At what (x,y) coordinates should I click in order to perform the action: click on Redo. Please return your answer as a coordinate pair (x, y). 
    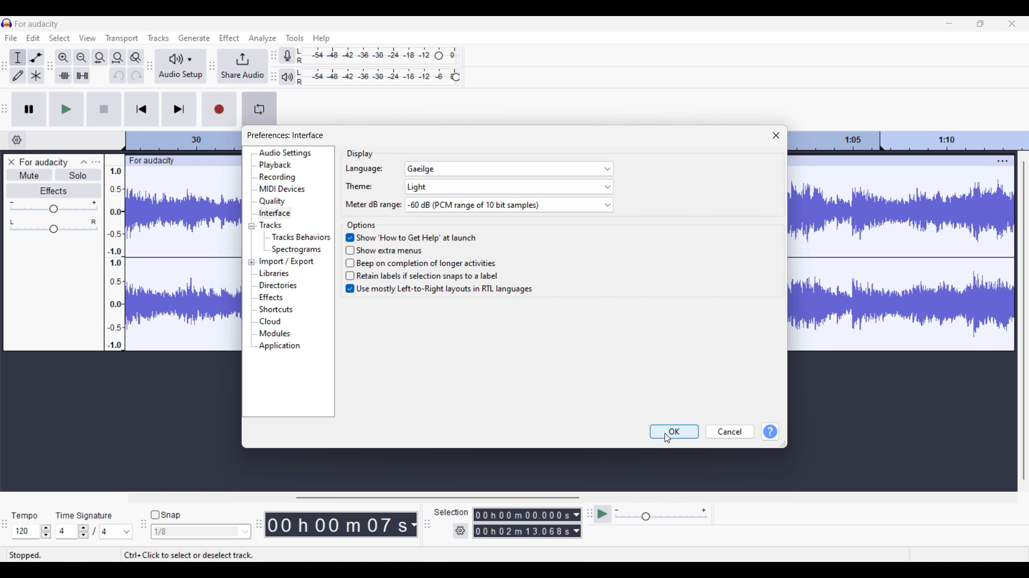
    Looking at the image, I should click on (137, 75).